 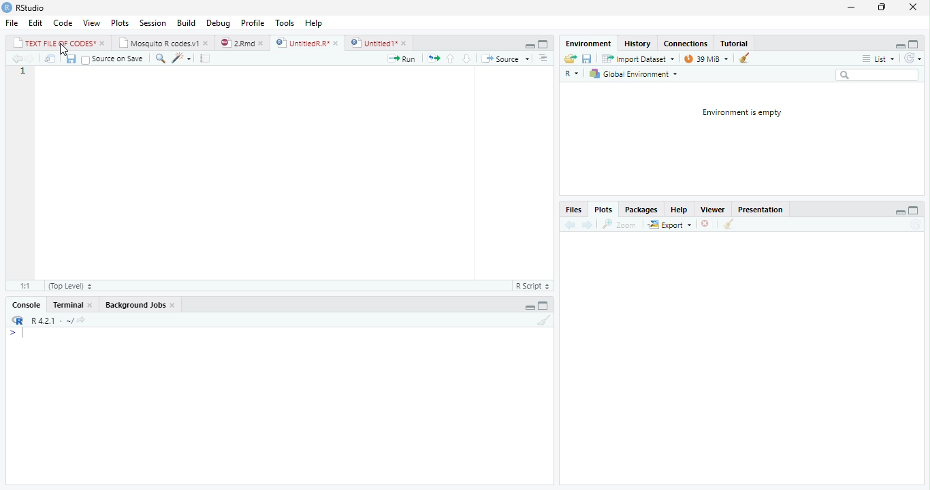 What do you see at coordinates (242, 43) in the screenshot?
I see `2.Rmd` at bounding box center [242, 43].